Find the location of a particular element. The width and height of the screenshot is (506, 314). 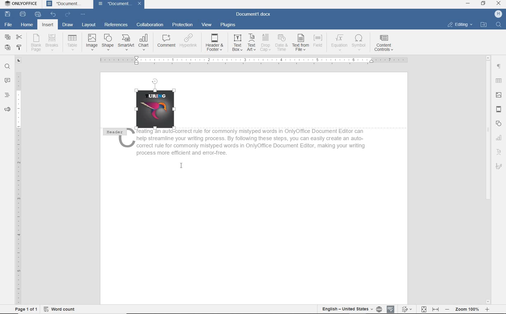

 is located at coordinates (252, 43).